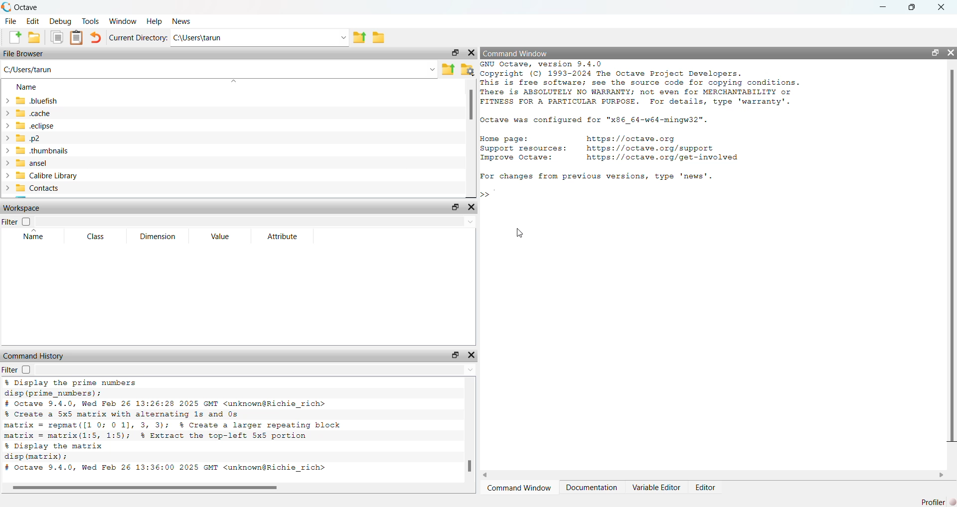 The image size is (957, 507). I want to click on scrollbar, so click(469, 468).